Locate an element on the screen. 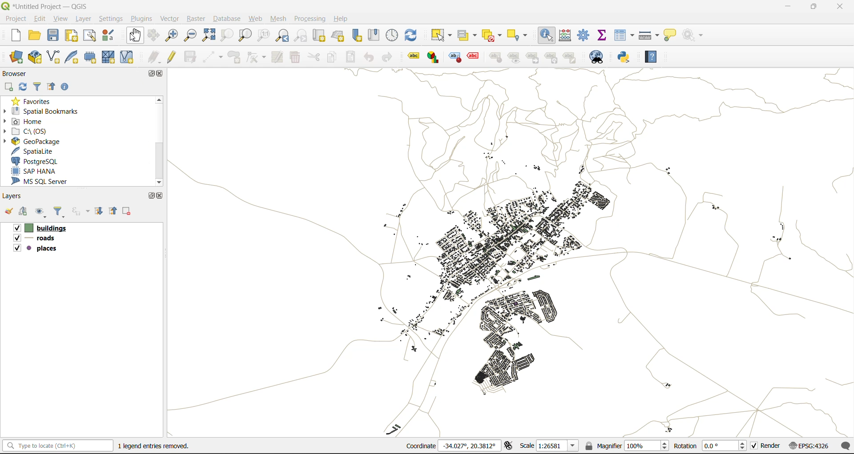  style manager is located at coordinates (111, 35).